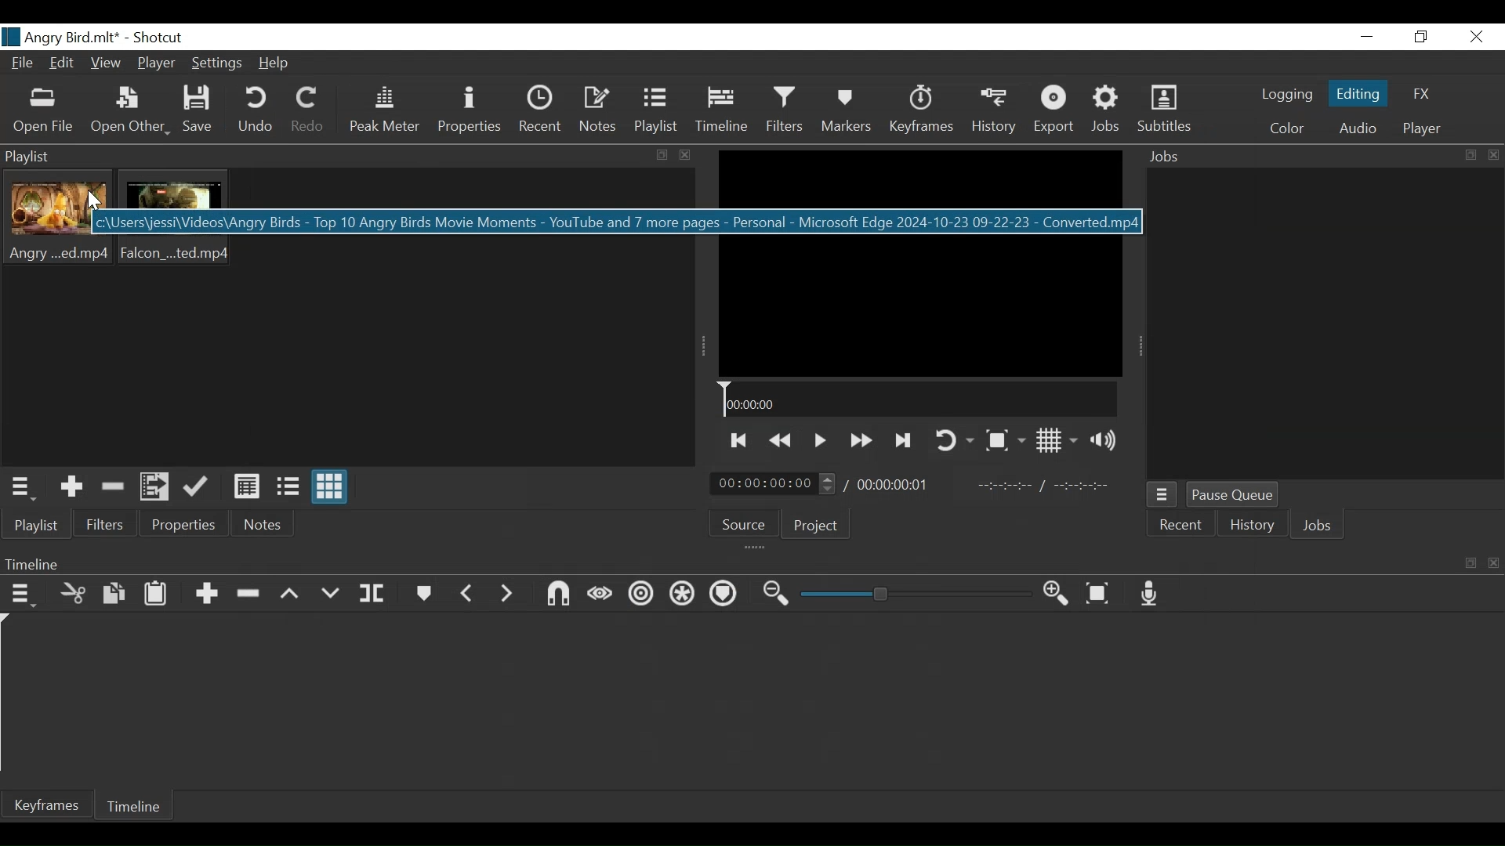 The image size is (1505, 846). Describe the element at coordinates (1318, 157) in the screenshot. I see `Jobs Panel` at that location.